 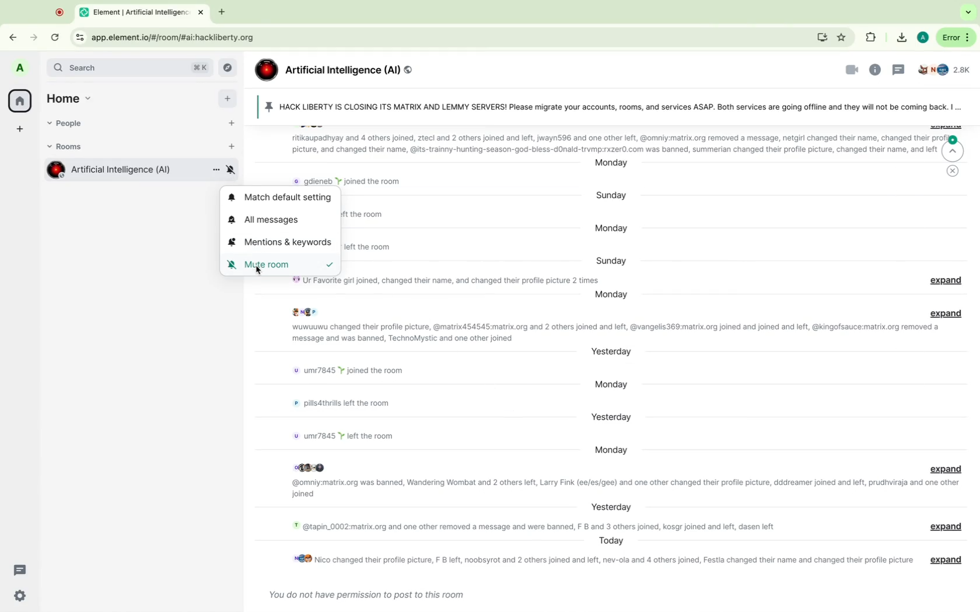 What do you see at coordinates (954, 171) in the screenshot?
I see `close` at bounding box center [954, 171].